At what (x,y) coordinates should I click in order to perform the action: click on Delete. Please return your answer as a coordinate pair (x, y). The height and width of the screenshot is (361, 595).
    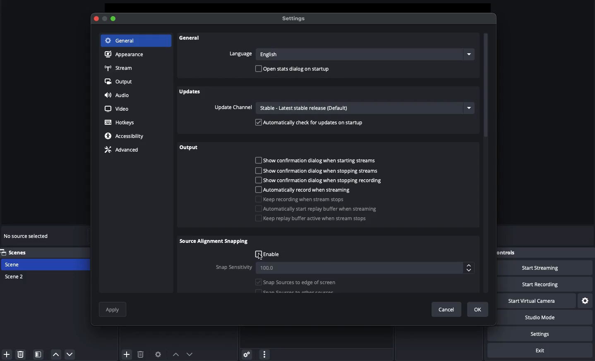
    Looking at the image, I should click on (22, 354).